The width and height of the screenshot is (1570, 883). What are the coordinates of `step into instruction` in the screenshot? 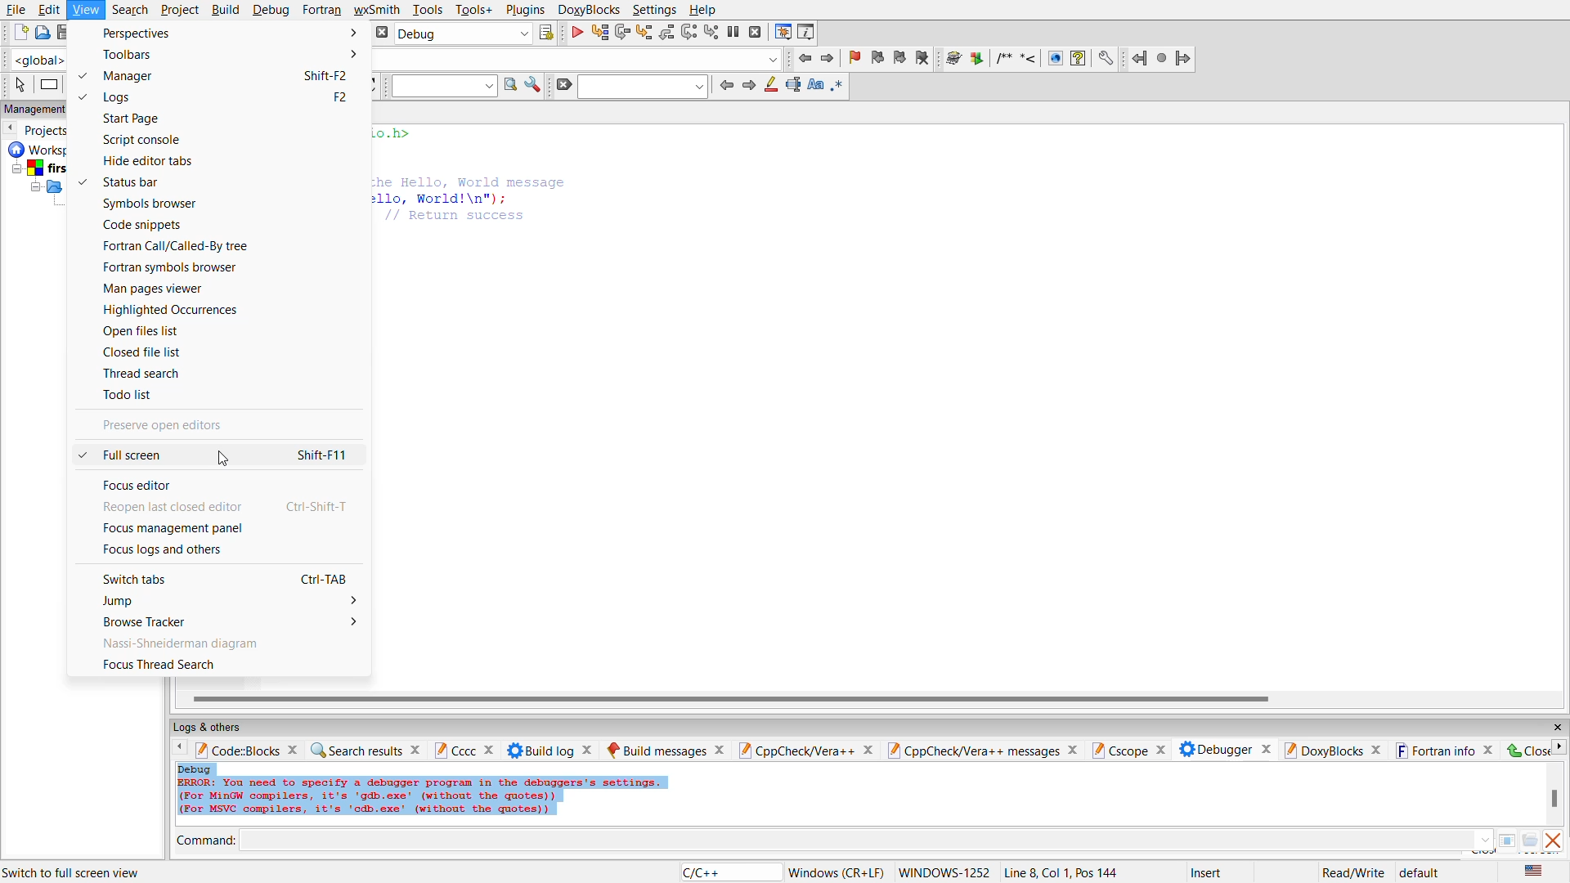 It's located at (711, 34).